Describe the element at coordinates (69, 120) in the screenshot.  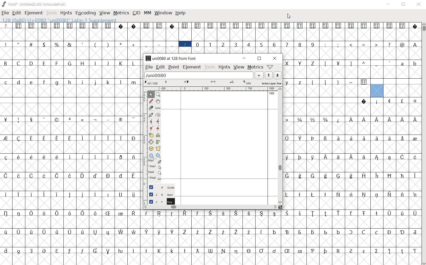
I see `glyph` at that location.